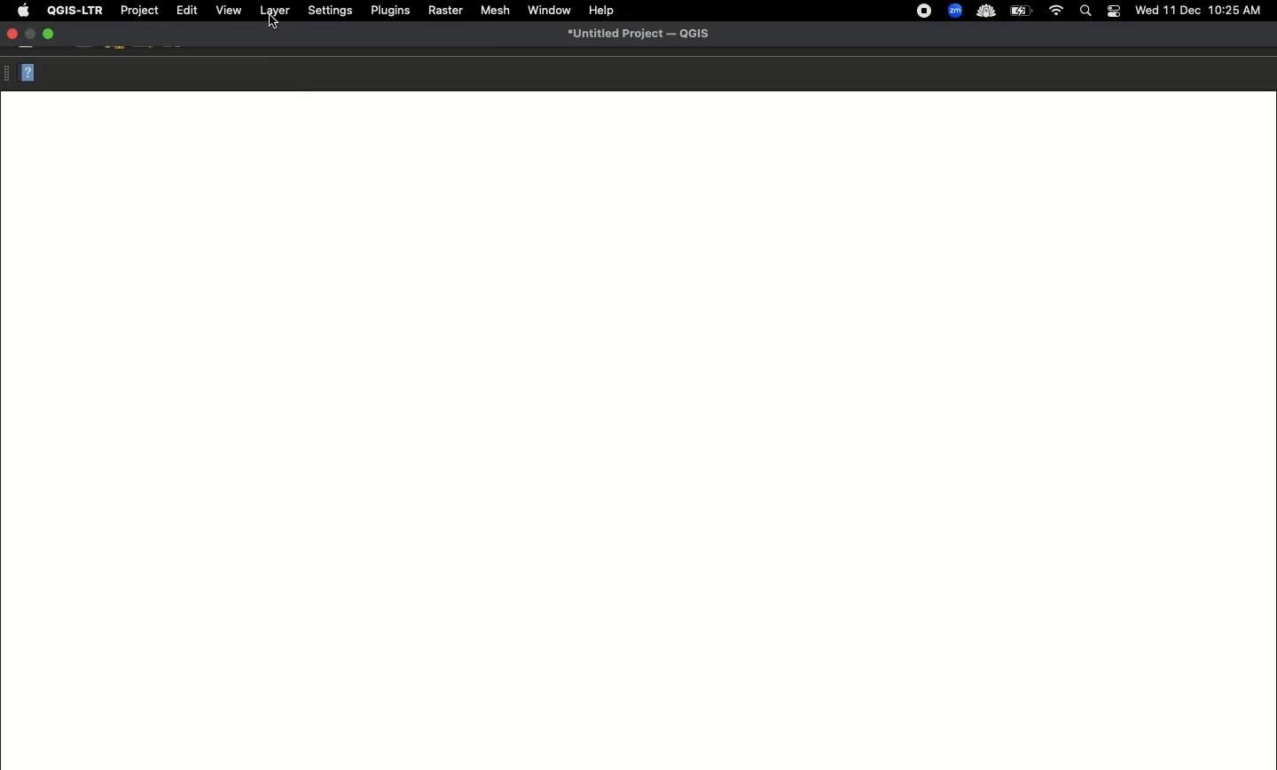 The width and height of the screenshot is (1277, 770). Describe the element at coordinates (138, 12) in the screenshot. I see `Project` at that location.